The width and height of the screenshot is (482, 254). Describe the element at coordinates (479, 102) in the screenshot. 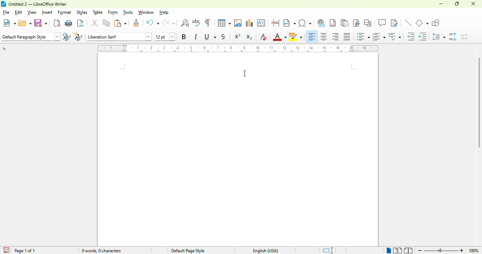

I see `vertical scroll bar` at that location.